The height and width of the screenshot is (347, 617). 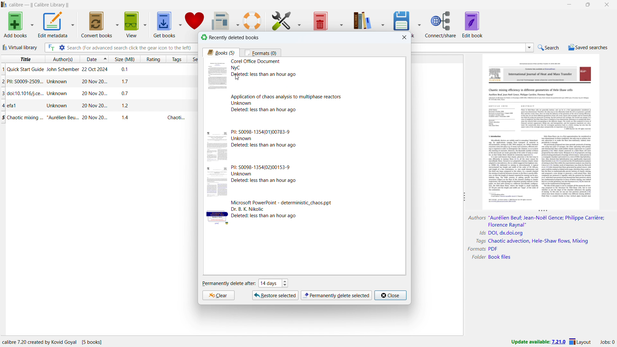 What do you see at coordinates (276, 295) in the screenshot?
I see `restore selcted` at bounding box center [276, 295].